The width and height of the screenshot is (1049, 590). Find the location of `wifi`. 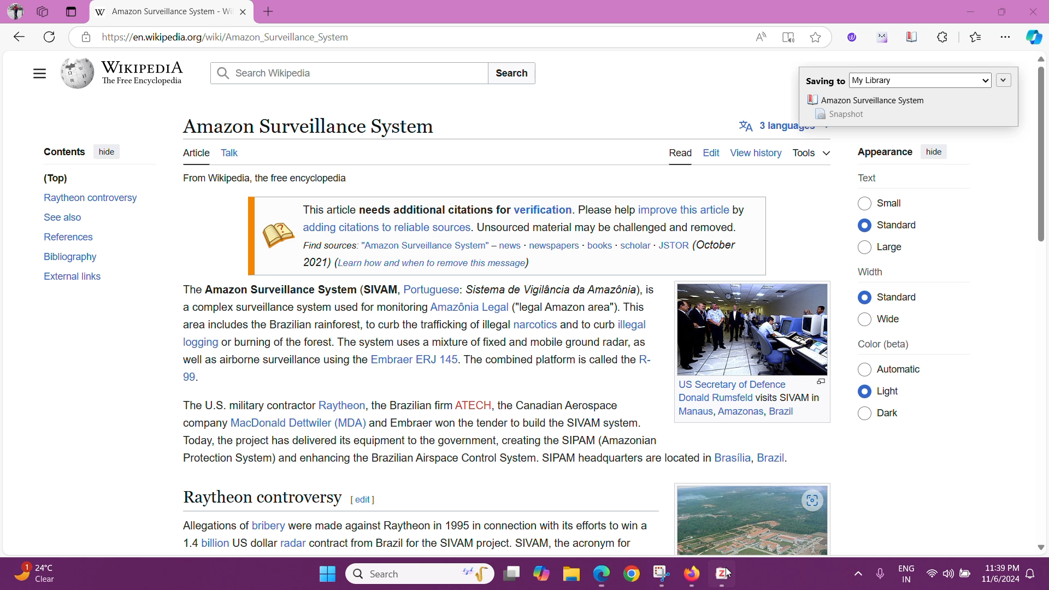

wifi is located at coordinates (932, 575).